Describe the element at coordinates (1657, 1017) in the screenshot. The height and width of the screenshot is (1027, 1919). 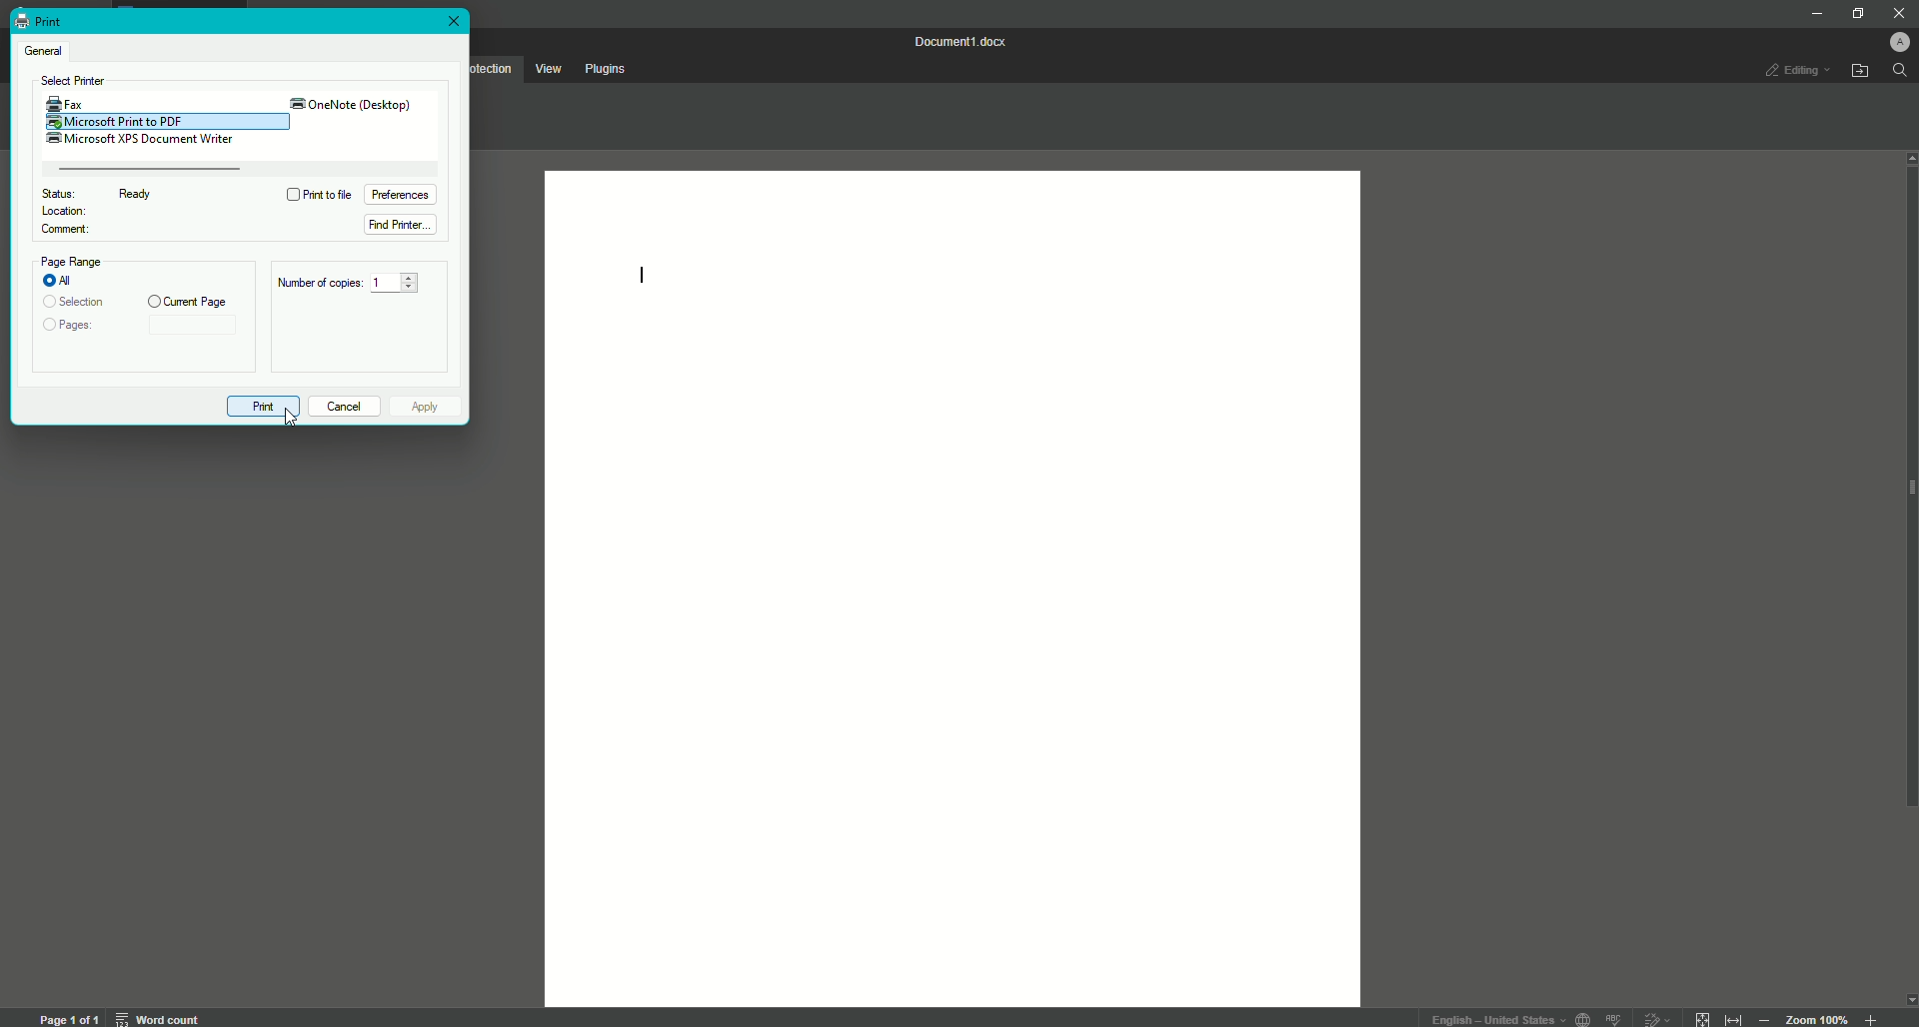
I see `track changes` at that location.